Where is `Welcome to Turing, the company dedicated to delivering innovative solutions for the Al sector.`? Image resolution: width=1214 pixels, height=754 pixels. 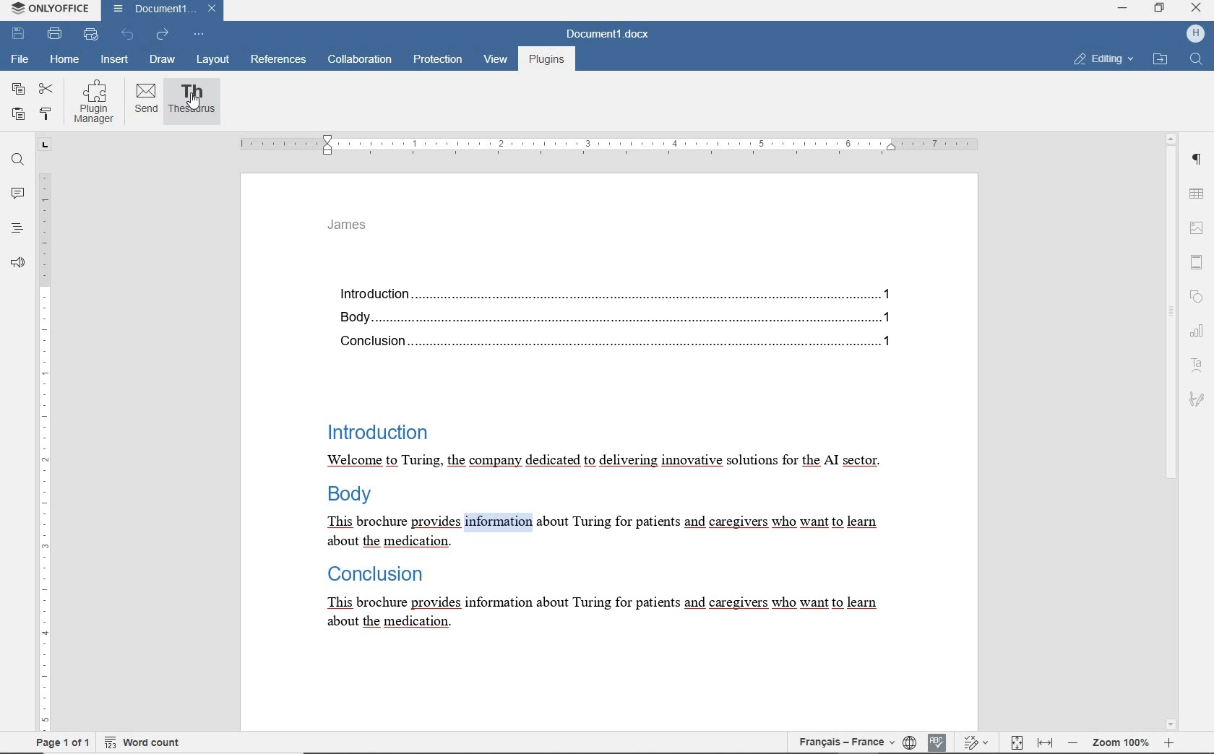
Welcome to Turing, the company dedicated to delivering innovative solutions for the Al sector. is located at coordinates (603, 461).